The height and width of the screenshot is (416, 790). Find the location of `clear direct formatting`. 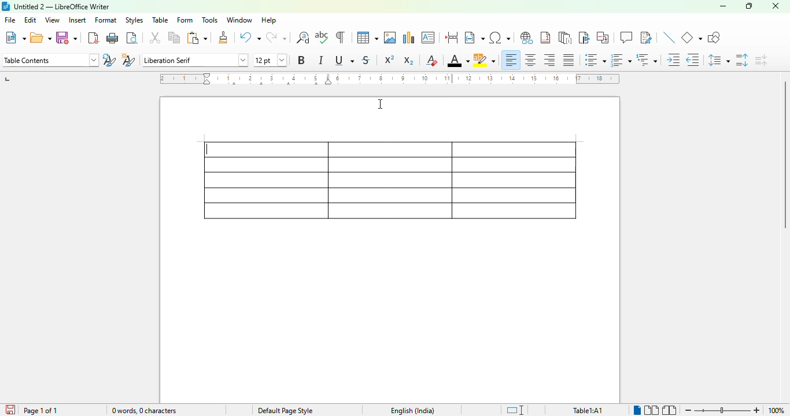

clear direct formatting is located at coordinates (431, 60).